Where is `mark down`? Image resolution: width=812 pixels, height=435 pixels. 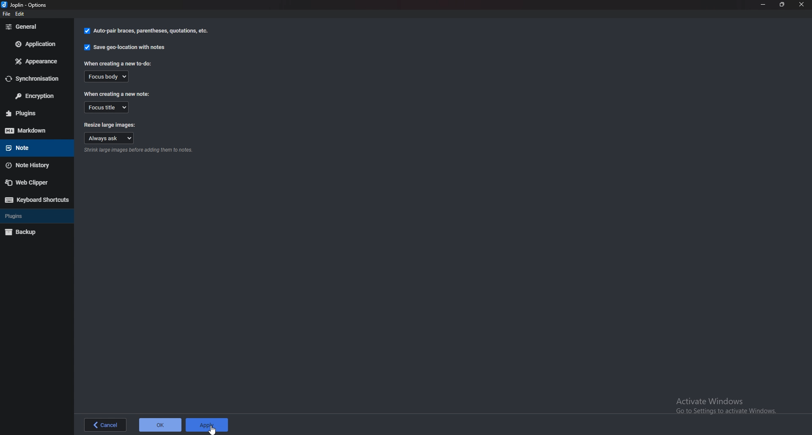
mark down is located at coordinates (36, 130).